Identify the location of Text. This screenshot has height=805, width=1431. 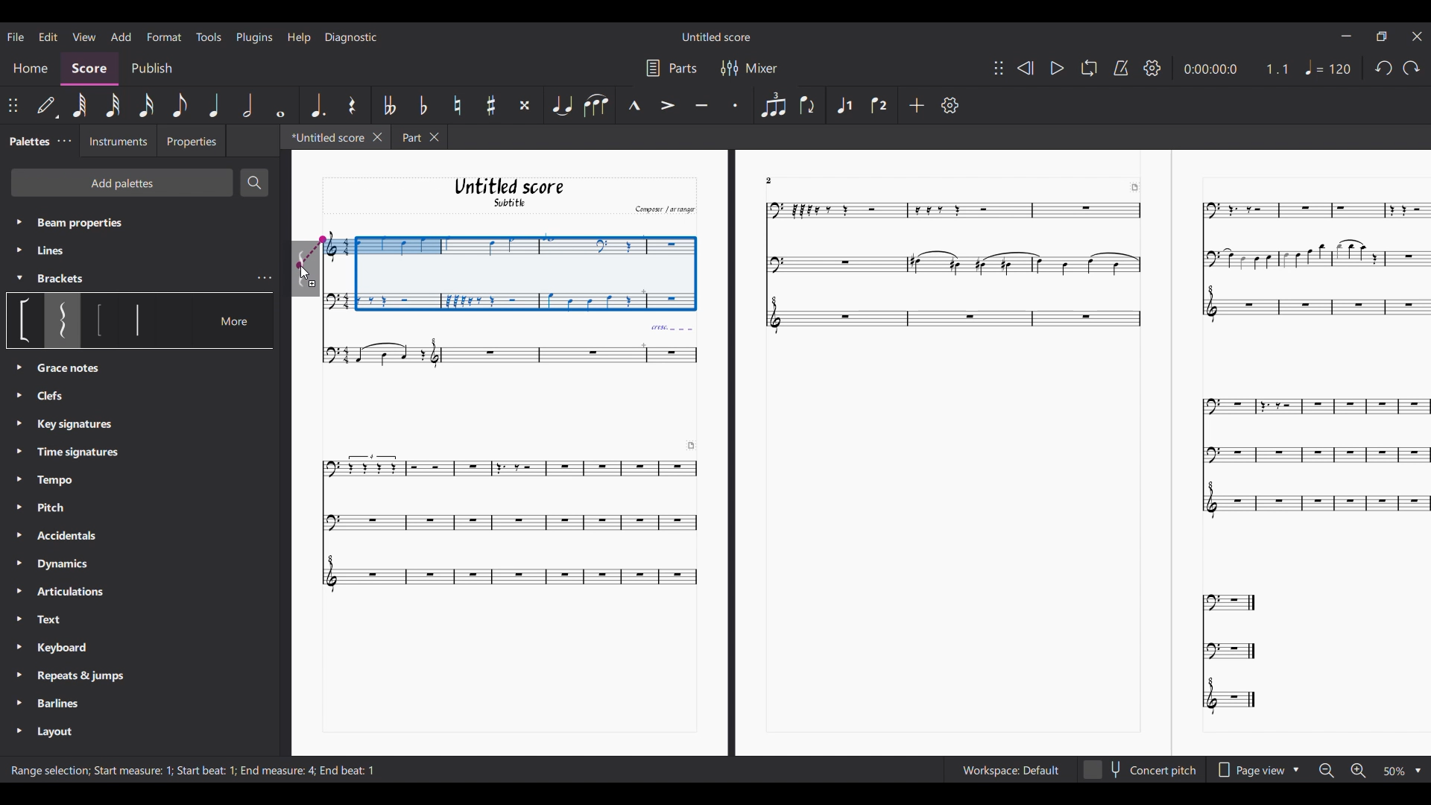
(73, 619).